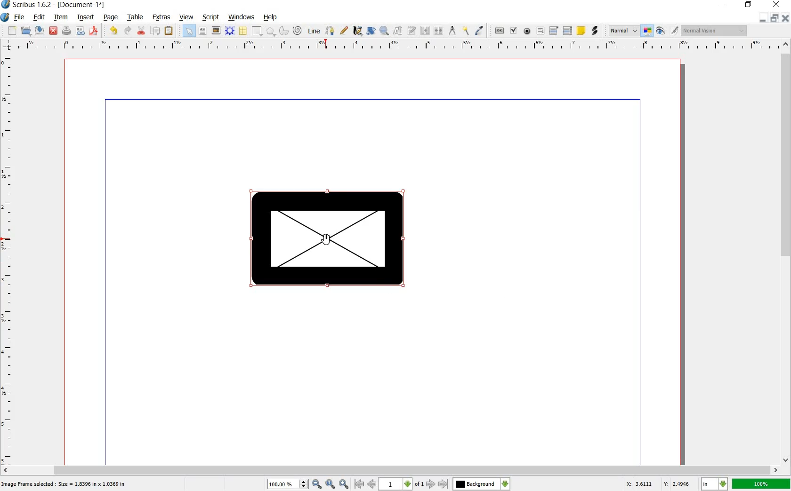 This screenshot has height=491, width=791. Describe the element at coordinates (128, 31) in the screenshot. I see `redo` at that location.